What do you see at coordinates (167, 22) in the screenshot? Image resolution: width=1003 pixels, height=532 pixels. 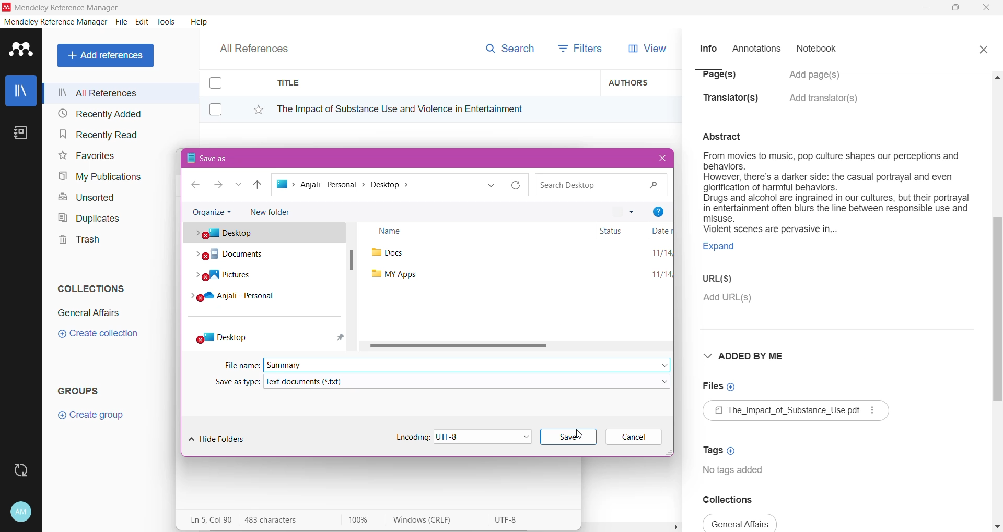 I see `Tools` at bounding box center [167, 22].